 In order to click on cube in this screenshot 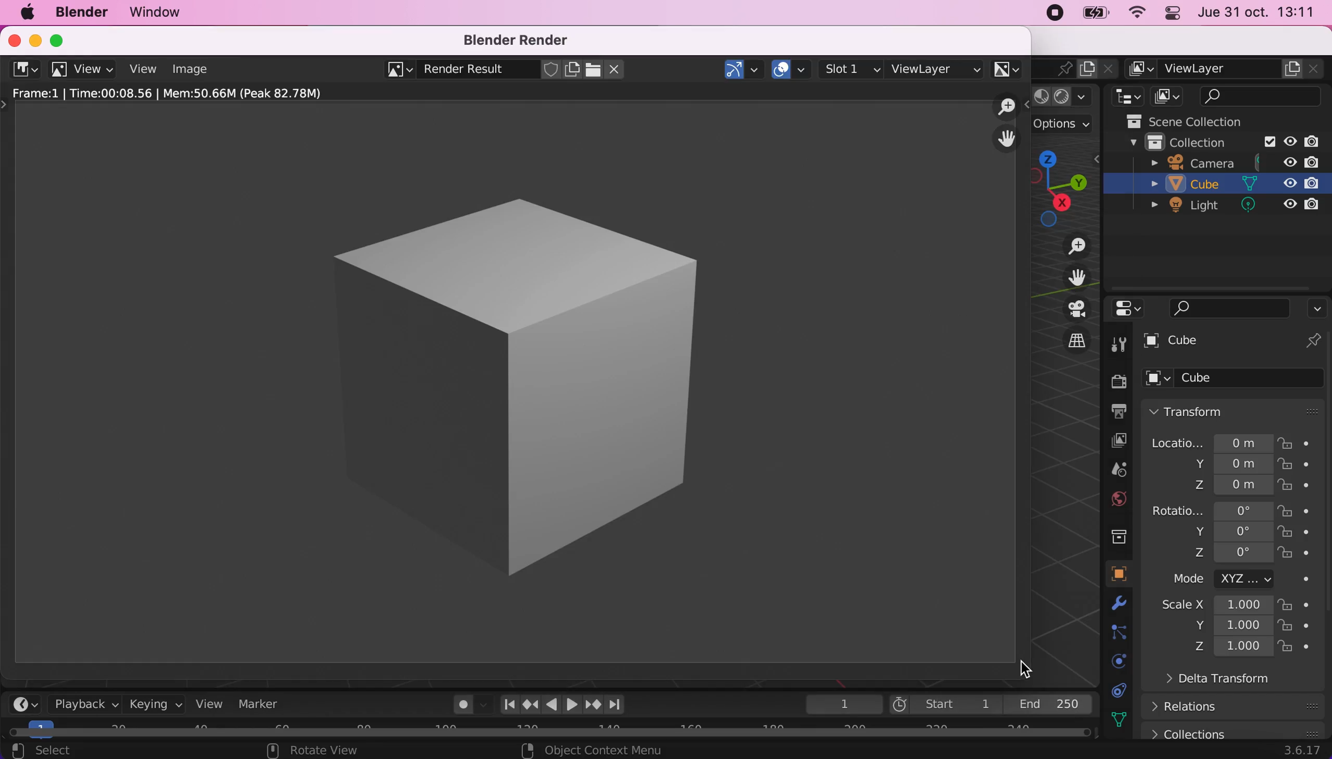, I will do `click(1222, 186)`.